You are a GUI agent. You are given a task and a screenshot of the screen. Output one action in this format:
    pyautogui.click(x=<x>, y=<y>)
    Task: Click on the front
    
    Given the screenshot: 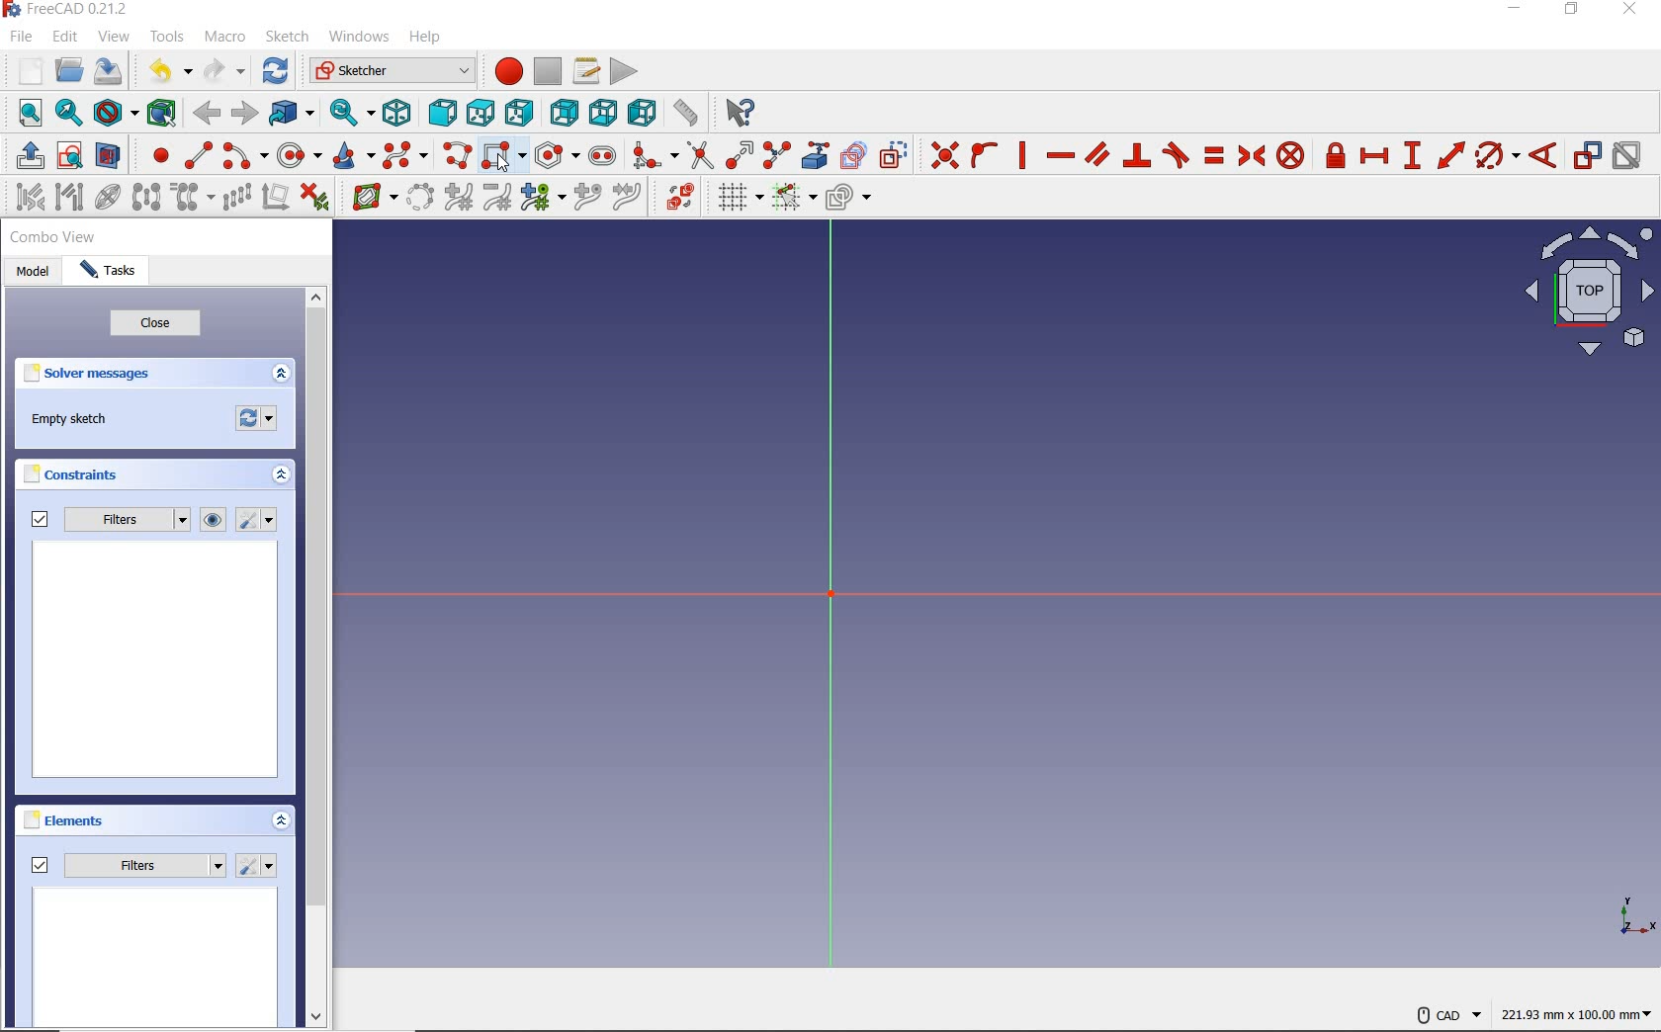 What is the action you would take?
    pyautogui.click(x=440, y=114)
    